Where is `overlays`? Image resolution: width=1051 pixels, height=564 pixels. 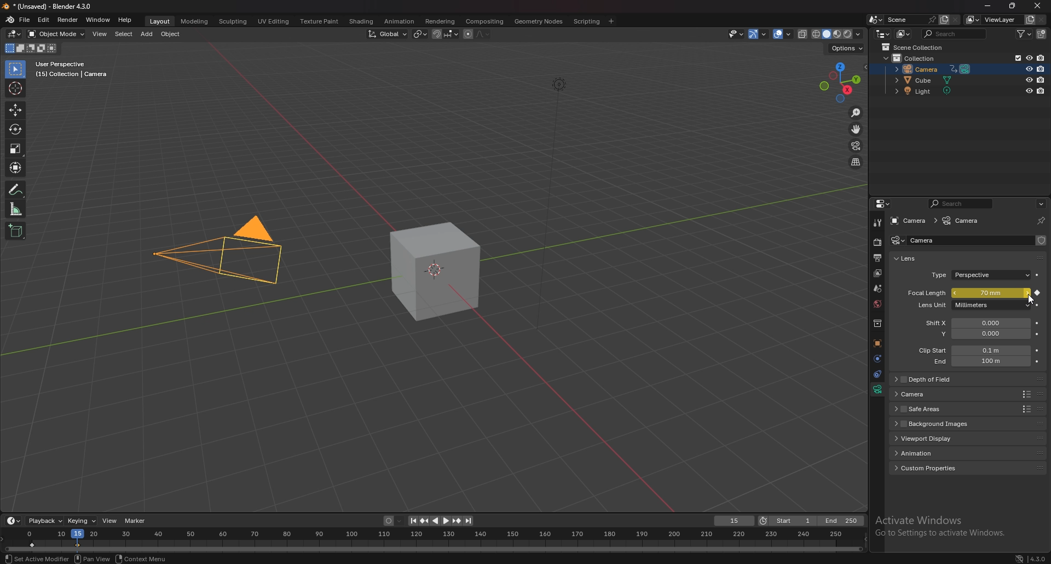 overlays is located at coordinates (783, 35).